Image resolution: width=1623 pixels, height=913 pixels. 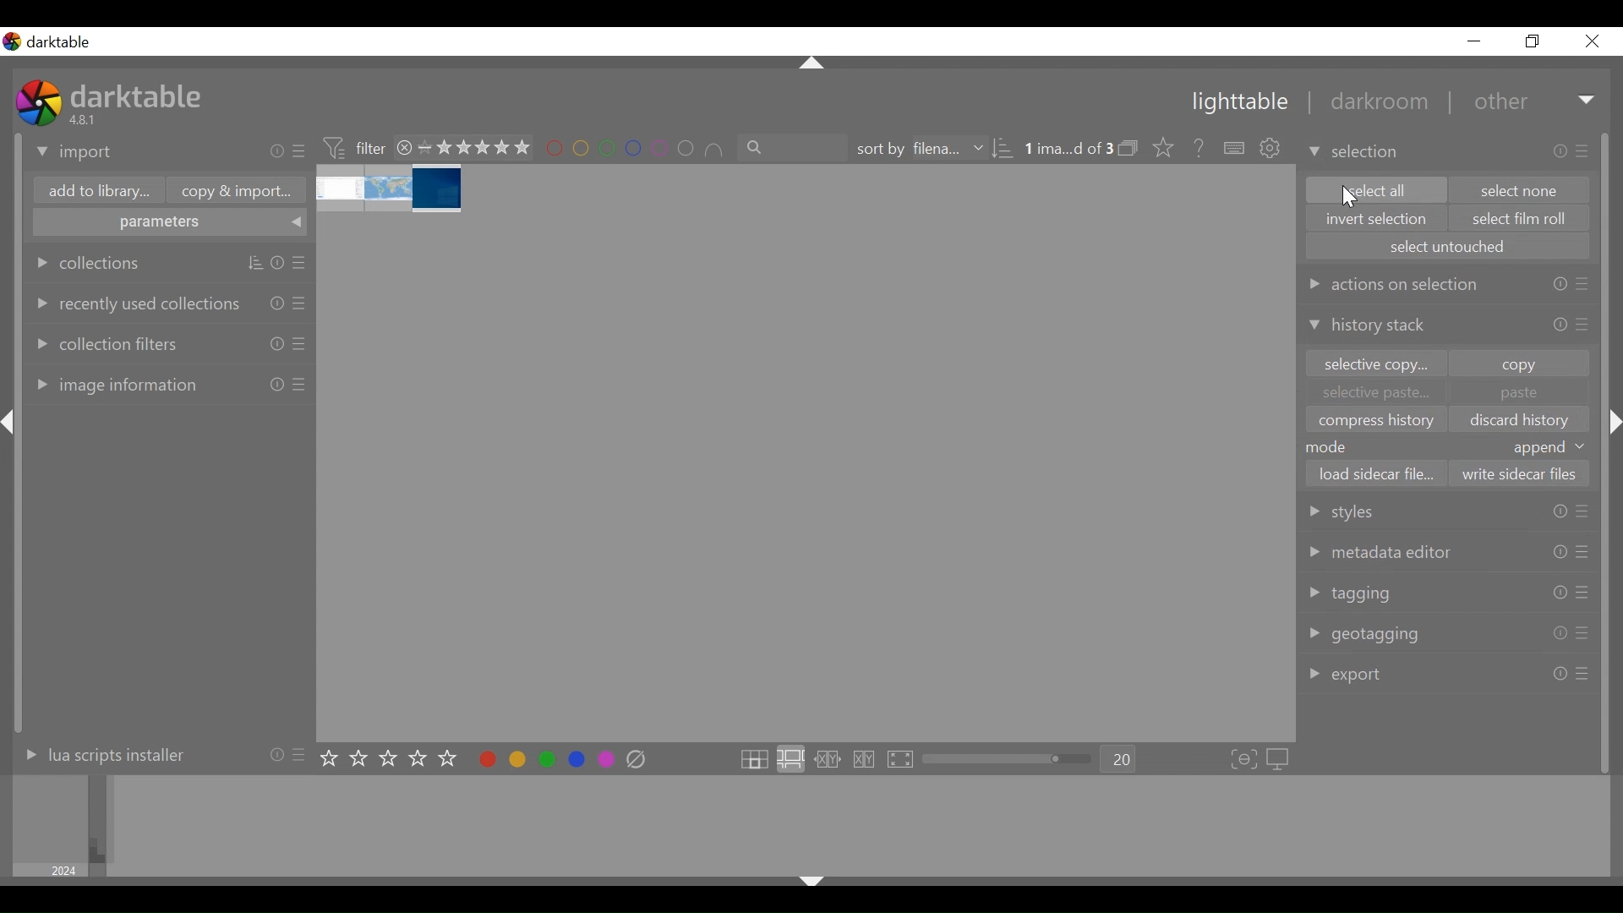 I want to click on info, so click(x=1561, y=151).